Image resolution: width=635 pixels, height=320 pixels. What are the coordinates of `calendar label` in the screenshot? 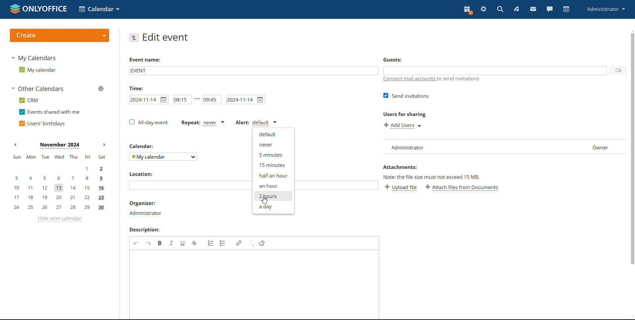 It's located at (143, 146).